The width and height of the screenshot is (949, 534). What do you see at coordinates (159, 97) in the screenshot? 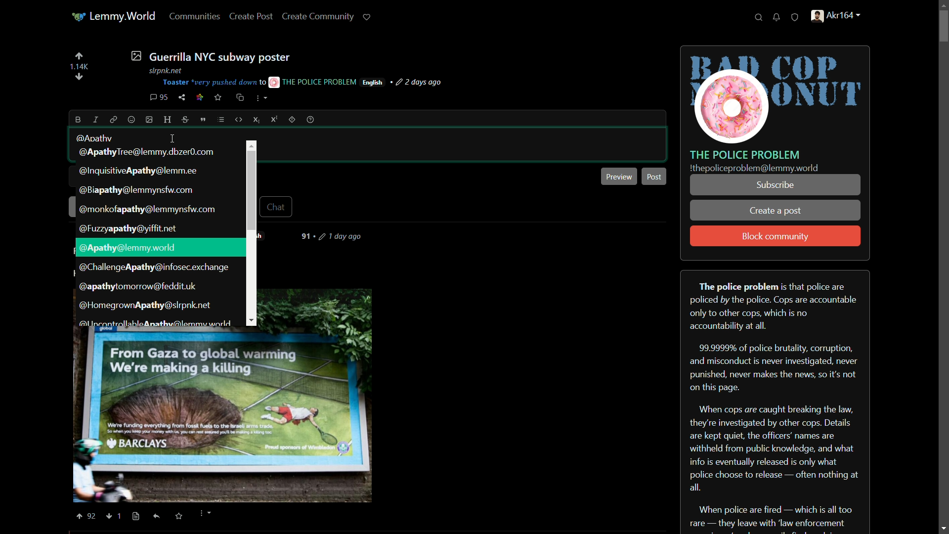
I see `comment` at bounding box center [159, 97].